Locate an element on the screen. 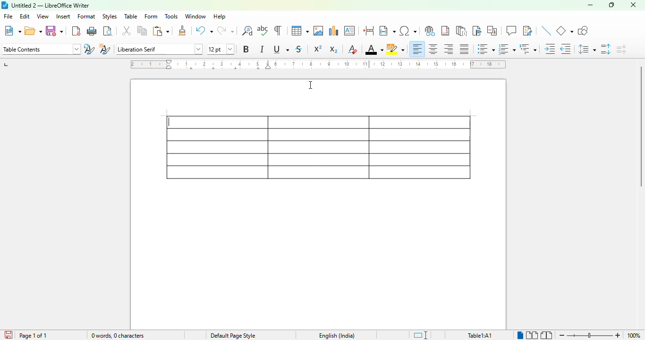 The width and height of the screenshot is (645, 340). superscript is located at coordinates (318, 48).